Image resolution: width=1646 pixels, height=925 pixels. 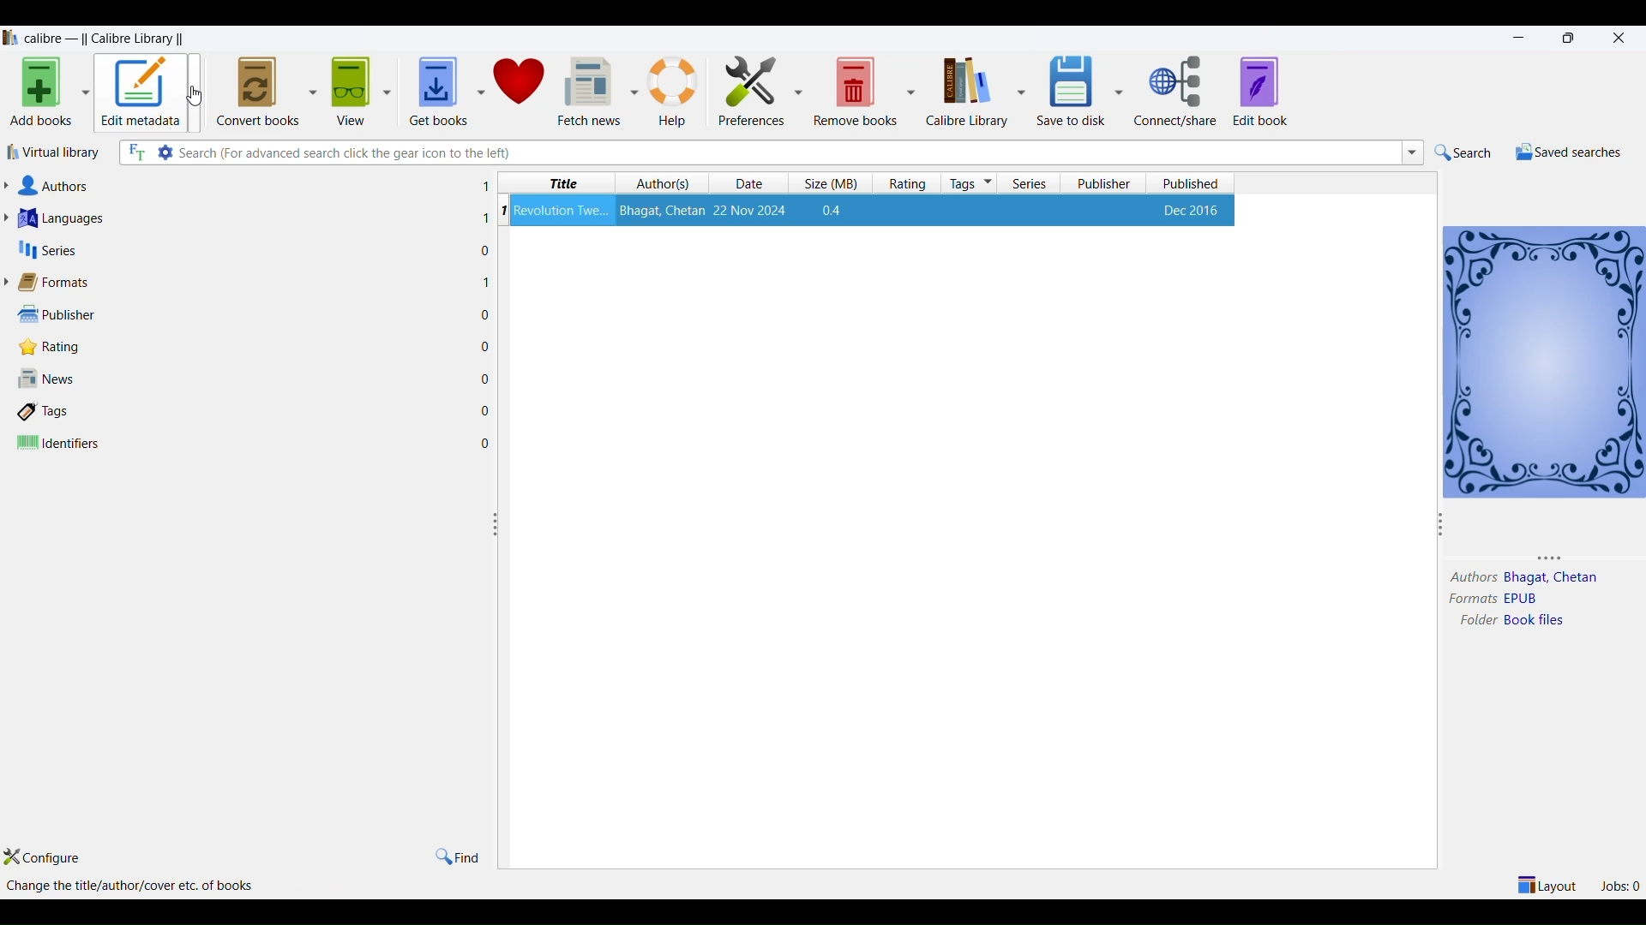 What do you see at coordinates (786, 152) in the screenshot?
I see `search box` at bounding box center [786, 152].